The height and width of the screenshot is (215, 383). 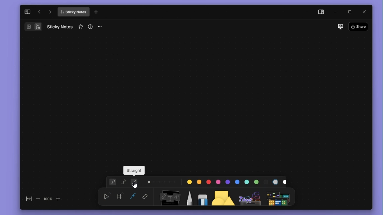 I want to click on note, so click(x=169, y=197).